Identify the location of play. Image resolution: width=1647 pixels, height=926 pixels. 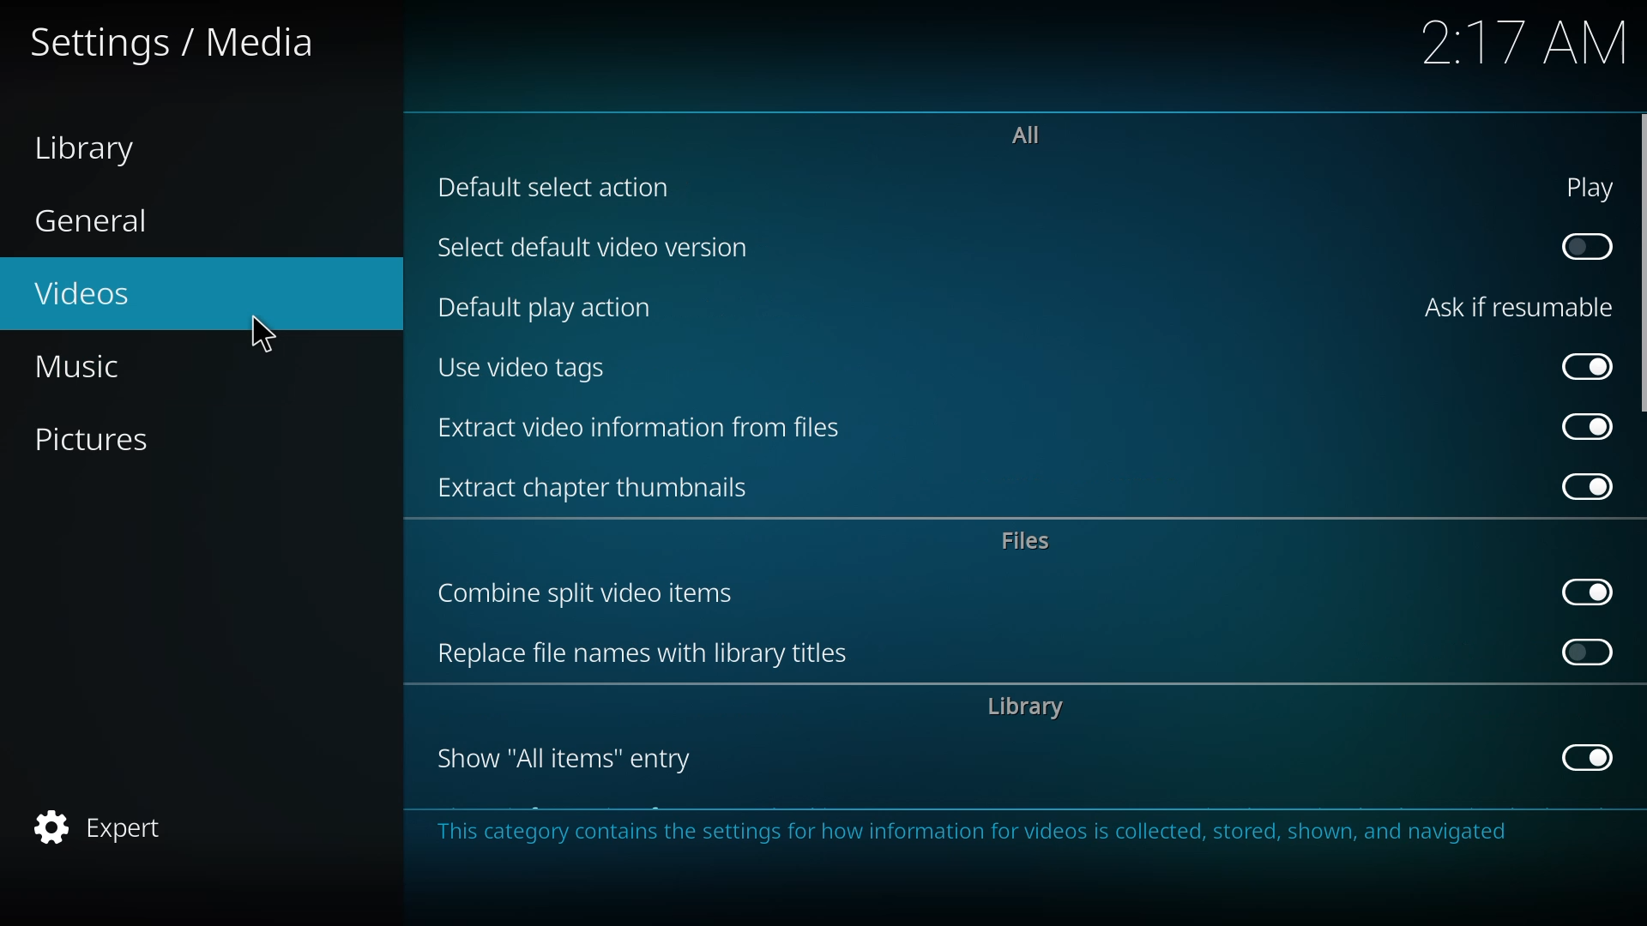
(1582, 186).